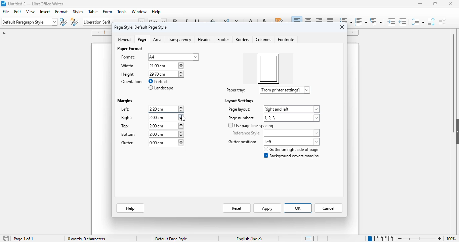  Describe the element at coordinates (204, 39) in the screenshot. I see `header` at that location.